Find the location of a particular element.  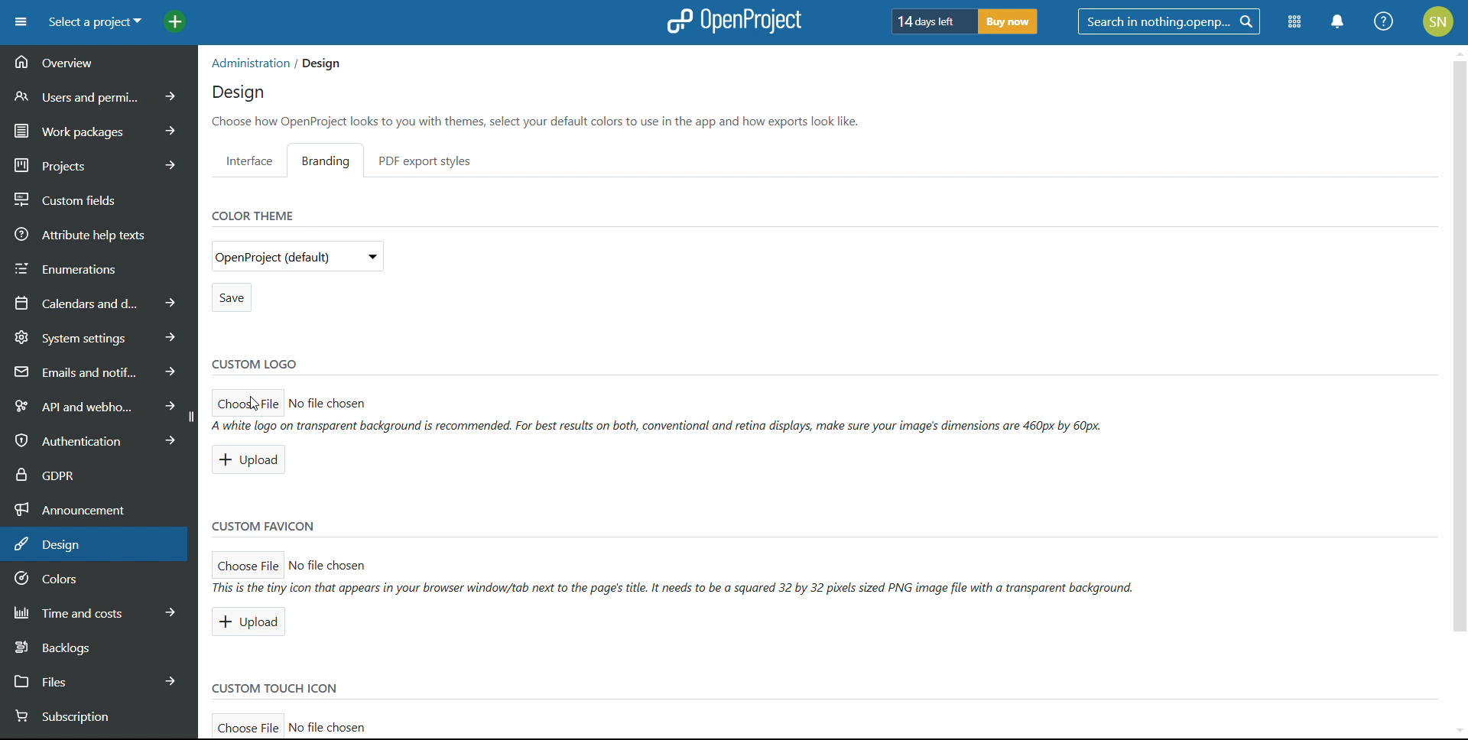

enumerations is located at coordinates (99, 266).